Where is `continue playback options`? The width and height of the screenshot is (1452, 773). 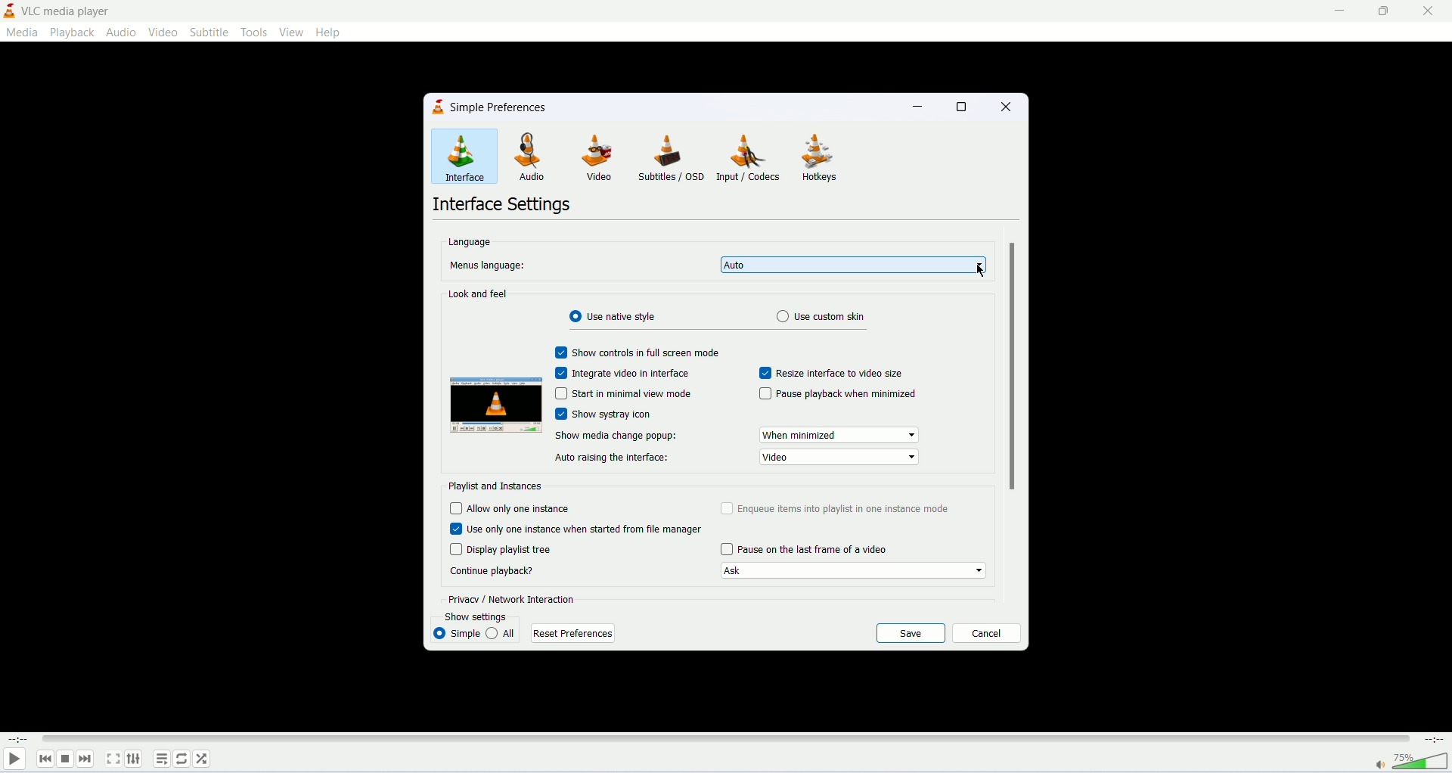 continue playback options is located at coordinates (853, 572).